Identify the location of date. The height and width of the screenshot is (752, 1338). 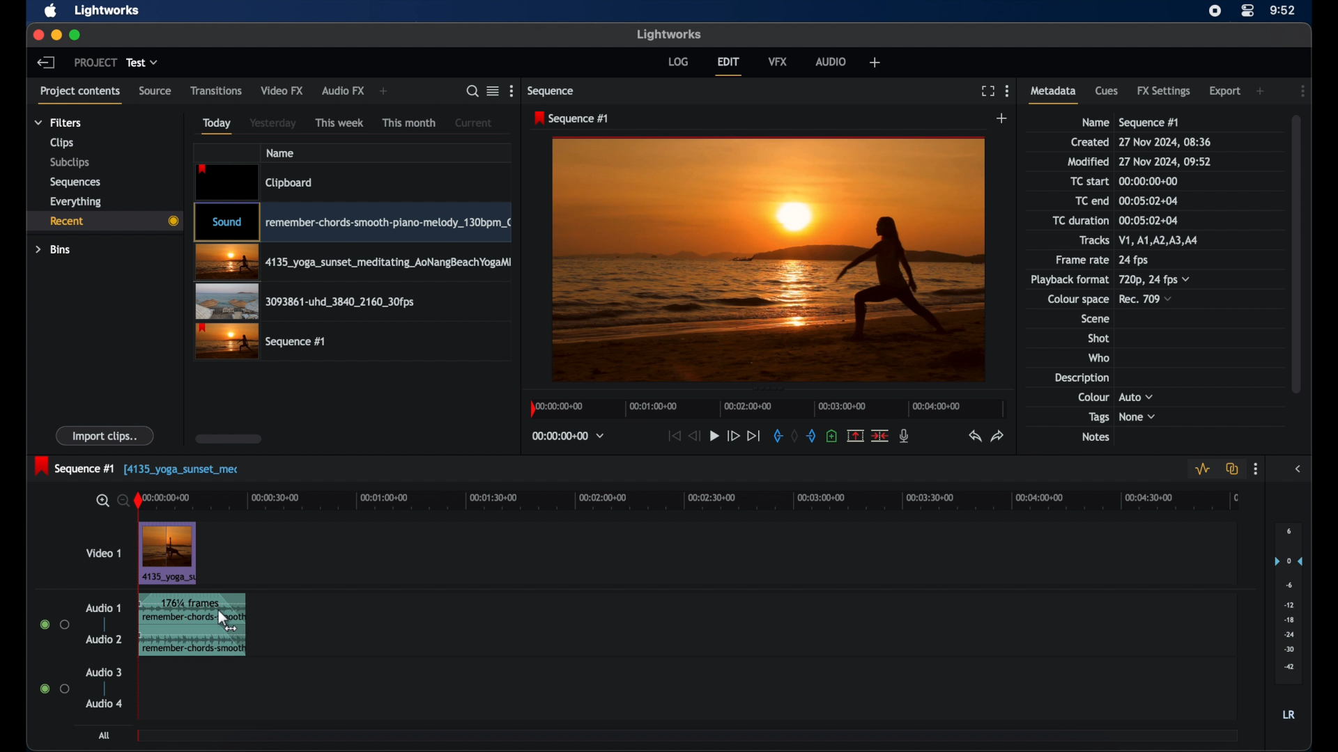
(1166, 142).